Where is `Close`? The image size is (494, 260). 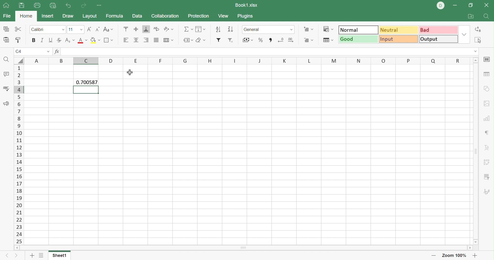
Close is located at coordinates (486, 5).